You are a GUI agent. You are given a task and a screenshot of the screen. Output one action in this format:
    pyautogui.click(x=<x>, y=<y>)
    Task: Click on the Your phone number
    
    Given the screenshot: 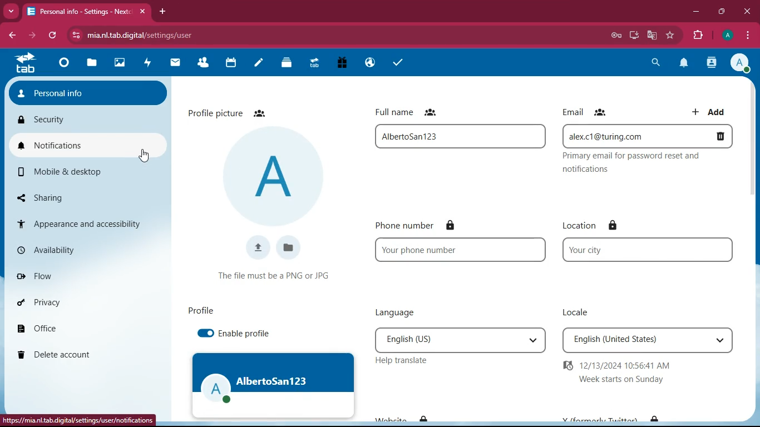 What is the action you would take?
    pyautogui.click(x=461, y=249)
    